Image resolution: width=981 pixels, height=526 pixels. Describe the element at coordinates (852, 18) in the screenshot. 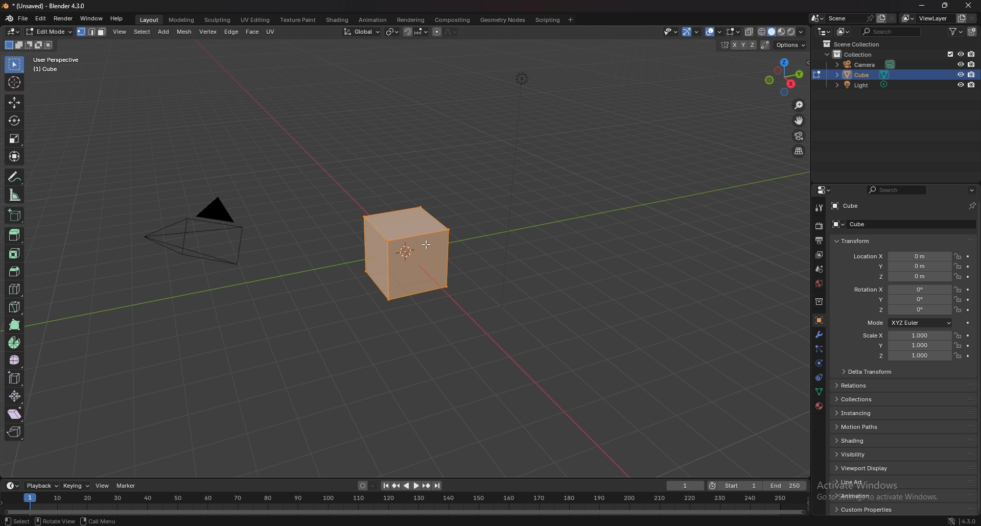

I see `scene` at that location.